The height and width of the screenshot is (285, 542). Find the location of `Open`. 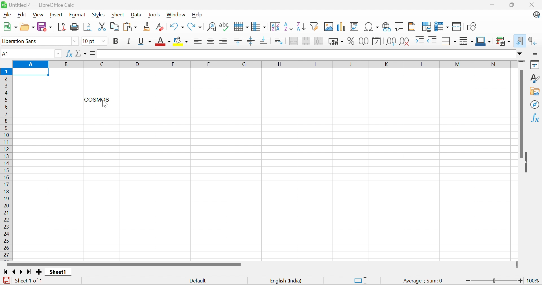

Open is located at coordinates (27, 27).